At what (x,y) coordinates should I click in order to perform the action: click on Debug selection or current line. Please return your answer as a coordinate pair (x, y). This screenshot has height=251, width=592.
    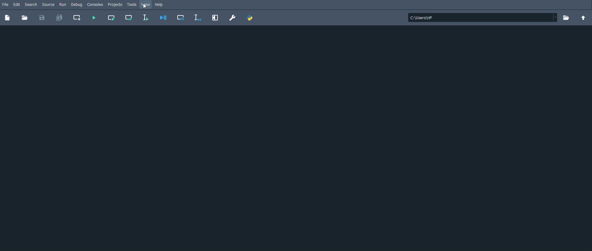
    Looking at the image, I should click on (199, 18).